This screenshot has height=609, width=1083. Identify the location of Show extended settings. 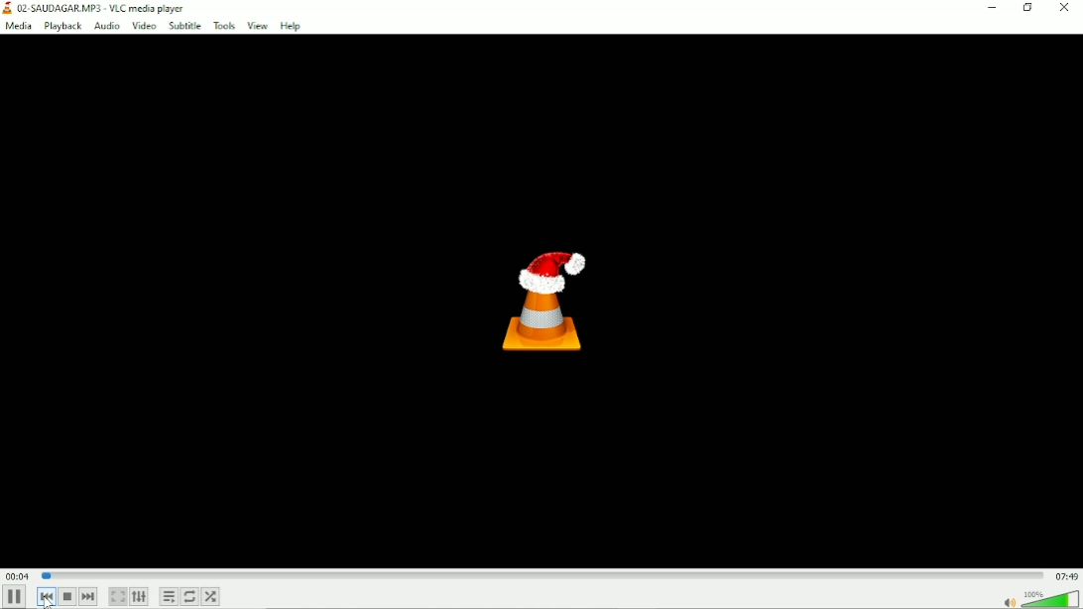
(141, 596).